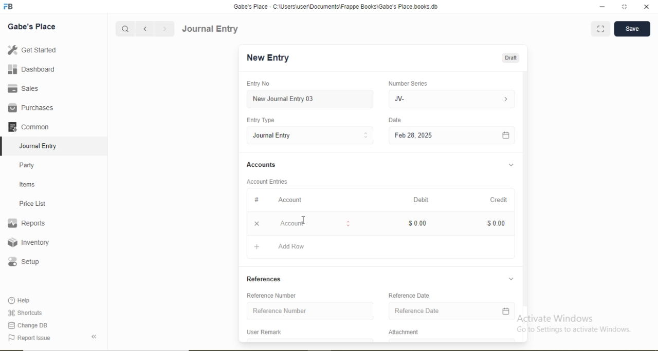  What do you see at coordinates (29, 242) in the screenshot?
I see `Inventory` at bounding box center [29, 242].